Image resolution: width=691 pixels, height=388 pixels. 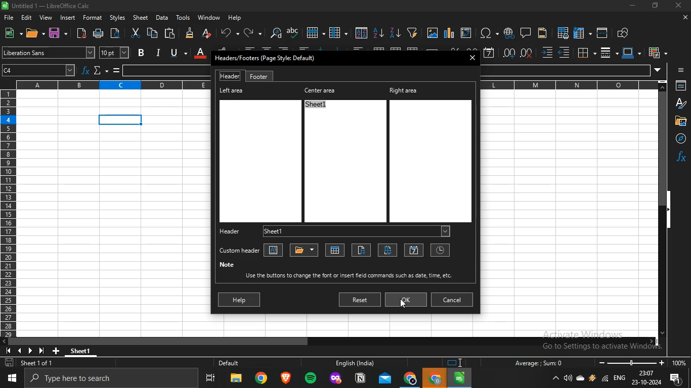 I want to click on center area, so click(x=344, y=153).